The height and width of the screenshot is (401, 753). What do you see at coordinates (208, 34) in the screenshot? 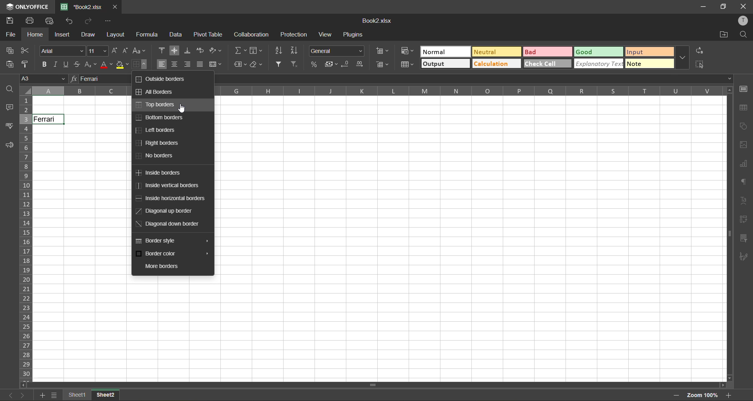
I see `pivot table` at bounding box center [208, 34].